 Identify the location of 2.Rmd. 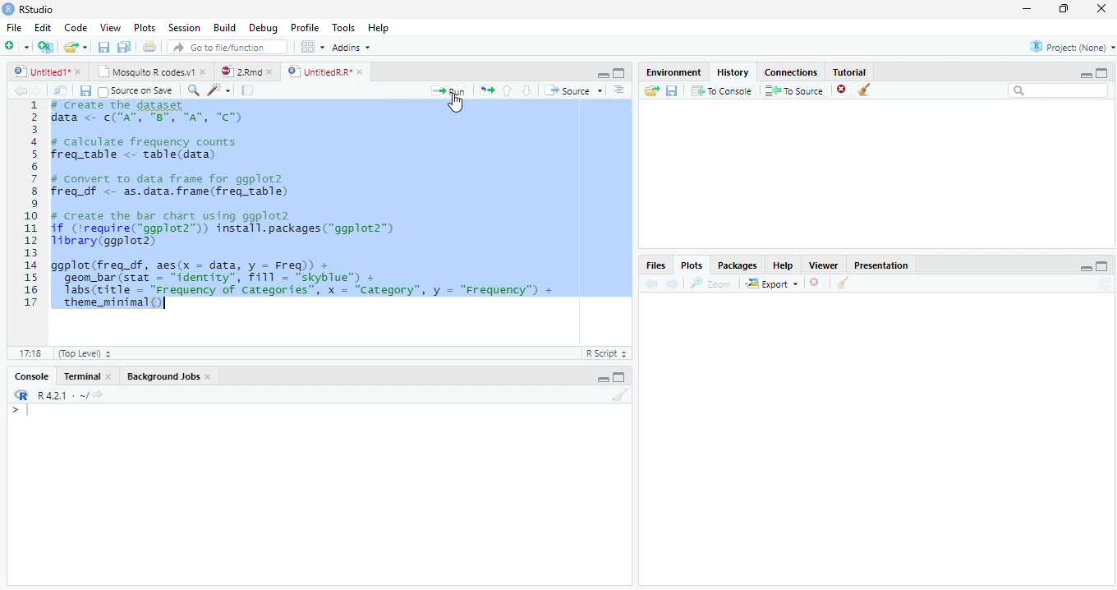
(246, 73).